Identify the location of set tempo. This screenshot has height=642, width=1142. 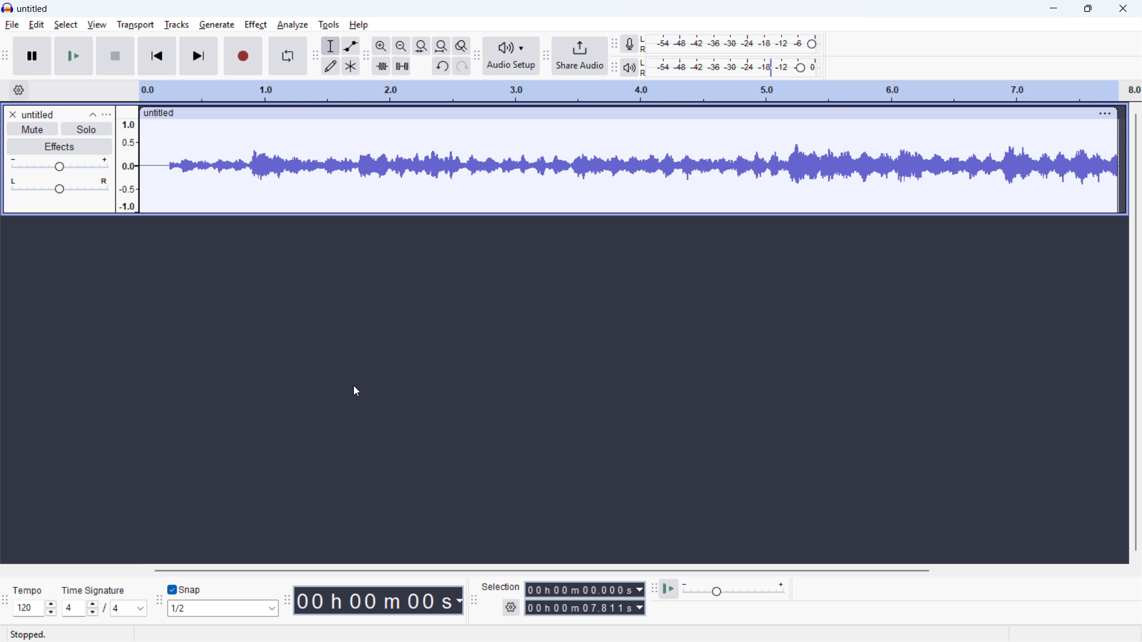
(34, 608).